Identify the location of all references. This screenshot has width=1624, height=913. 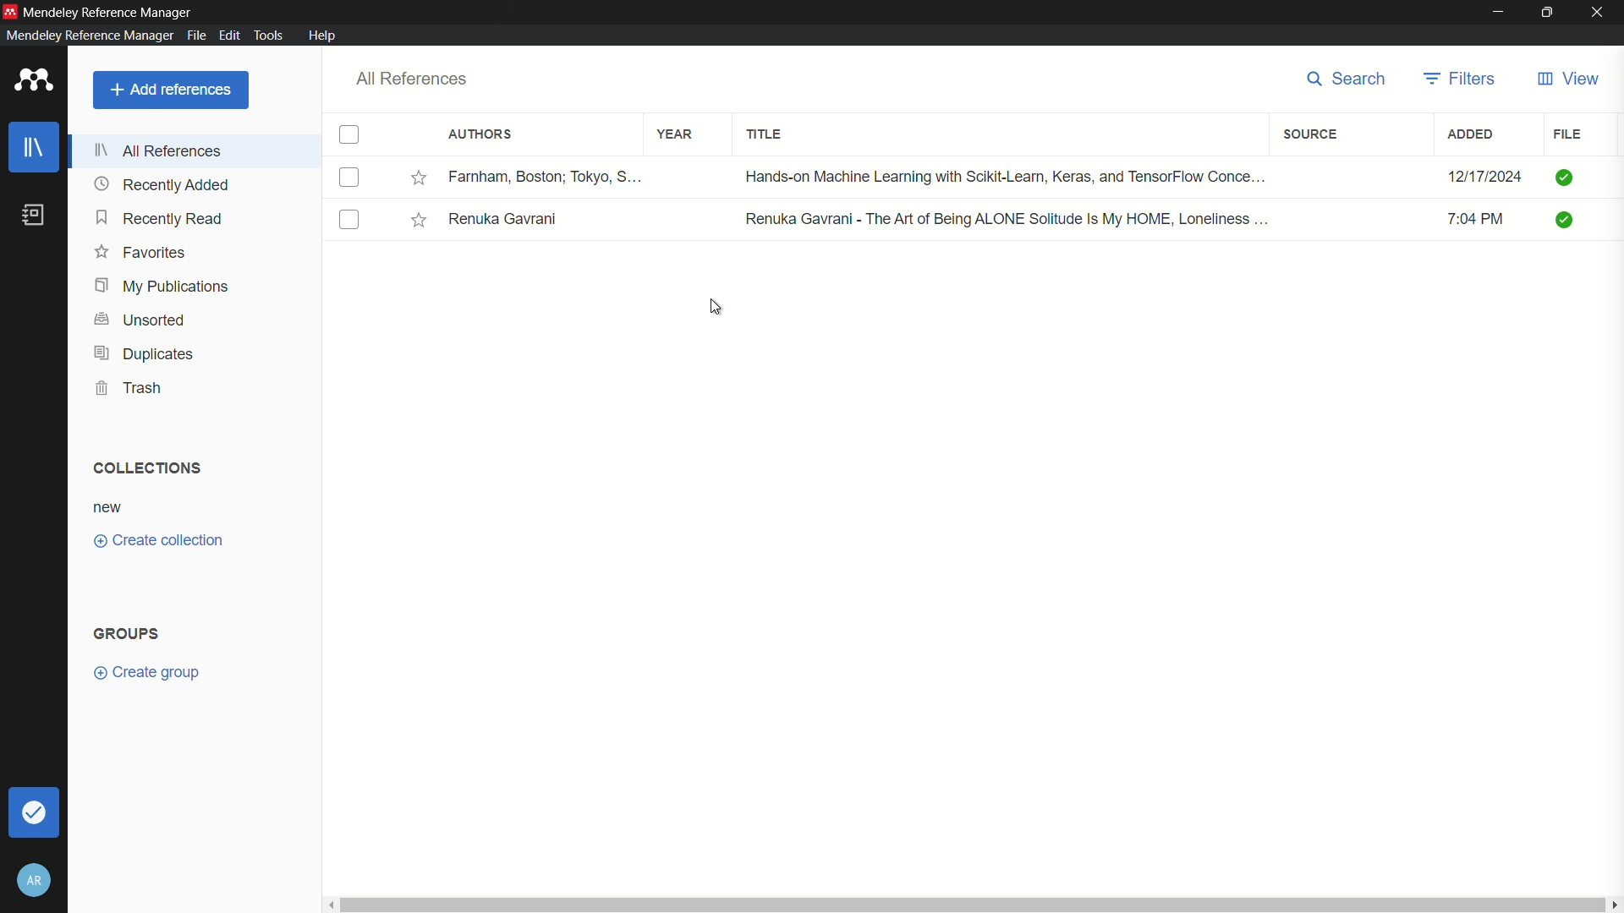
(414, 79).